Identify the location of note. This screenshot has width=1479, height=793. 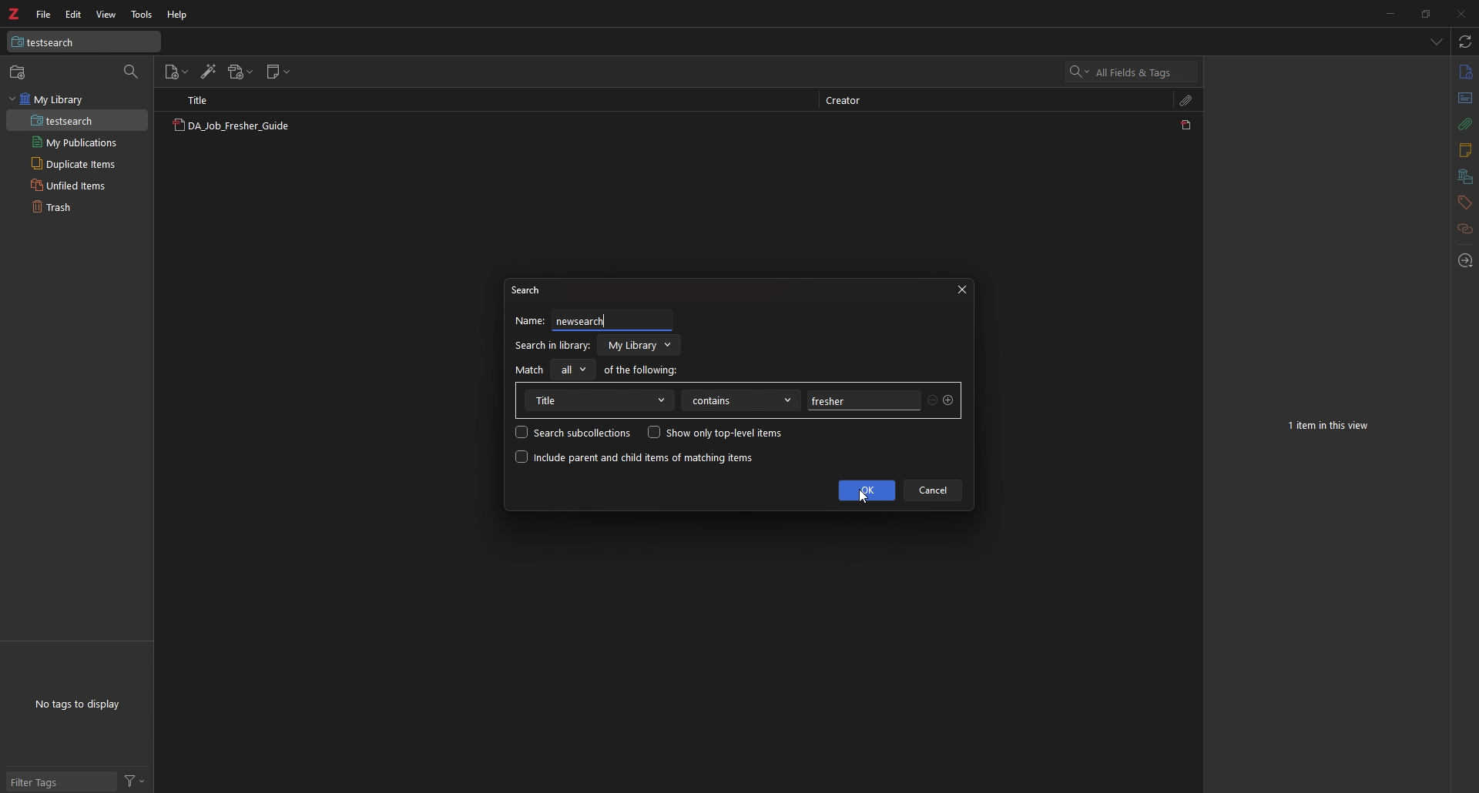
(1464, 151).